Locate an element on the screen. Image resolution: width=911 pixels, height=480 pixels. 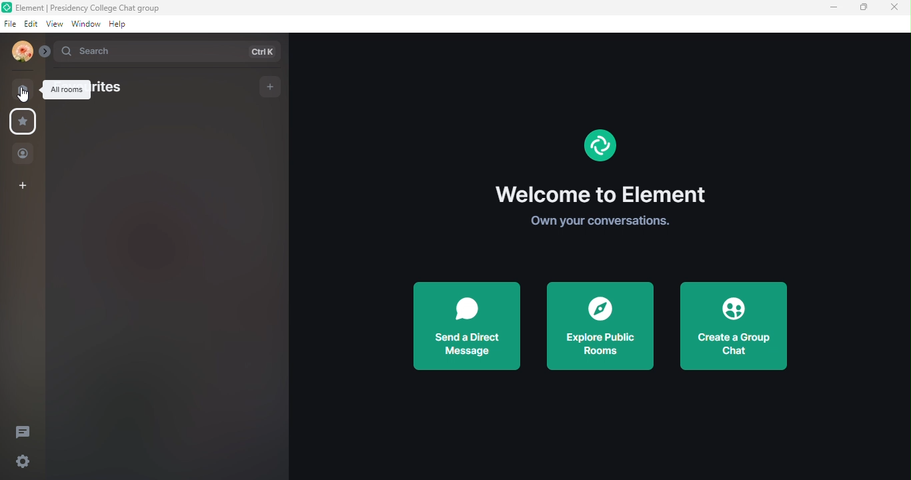
explore public rooms is located at coordinates (602, 325).